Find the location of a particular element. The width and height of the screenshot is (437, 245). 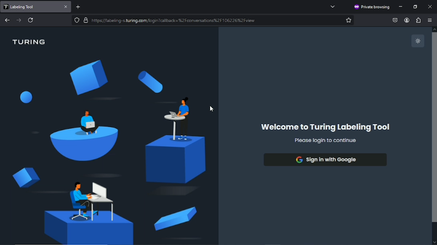

vertical scrollbar is located at coordinates (434, 136).